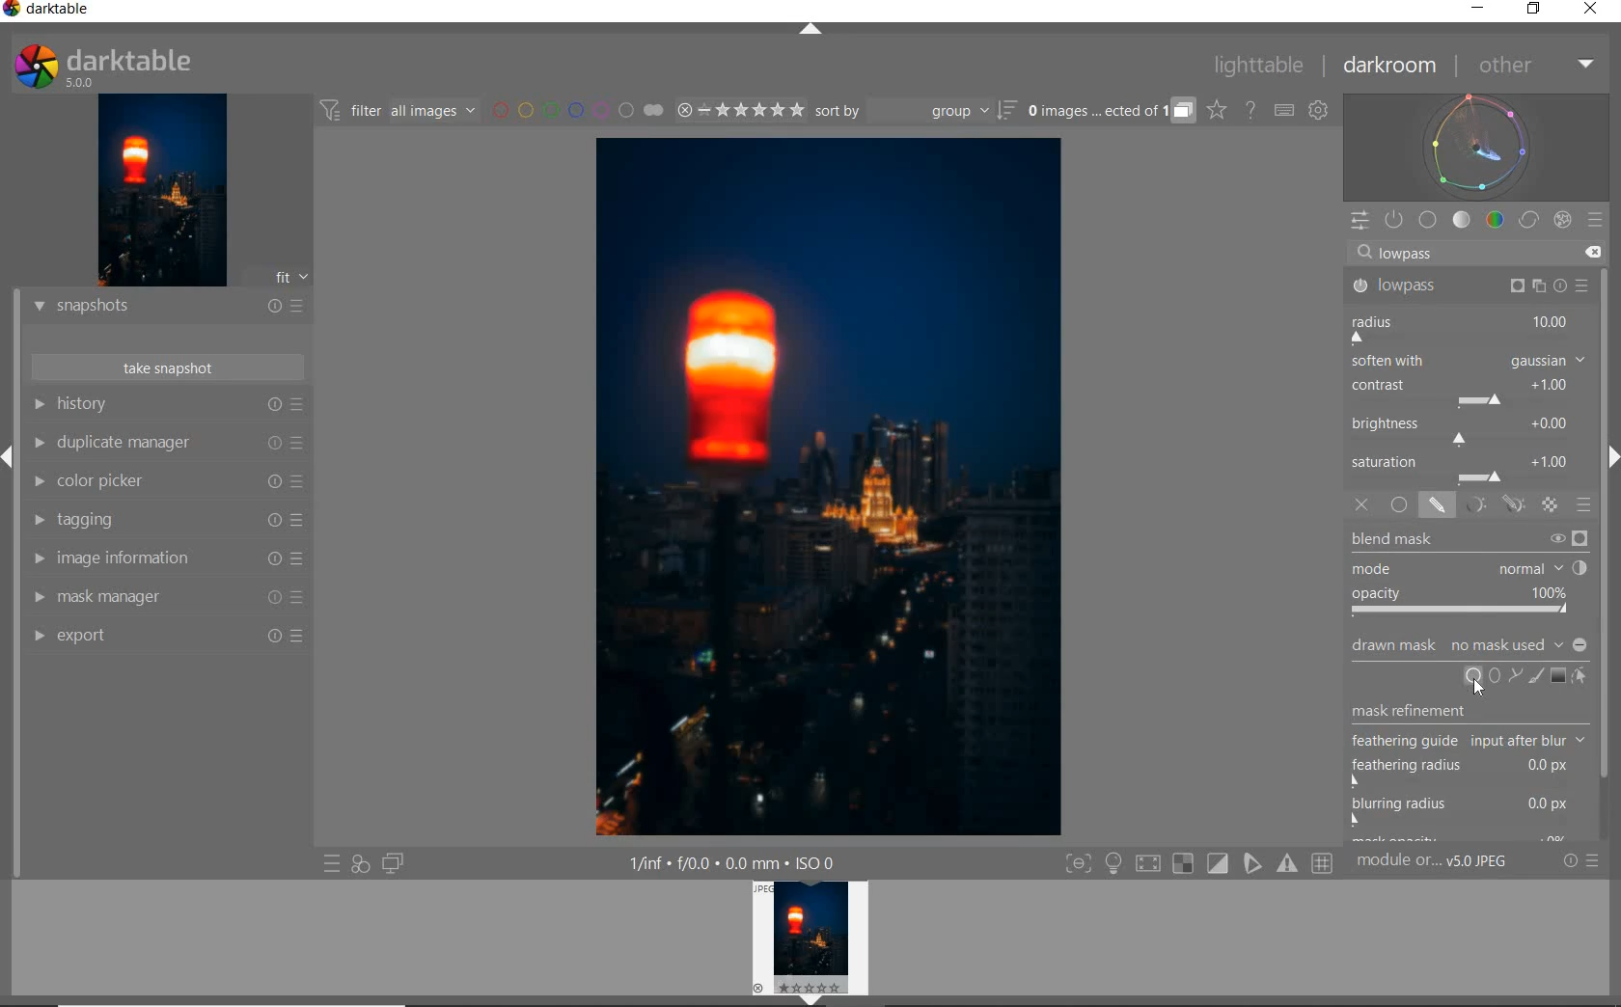 The image size is (1621, 1007). What do you see at coordinates (1320, 111) in the screenshot?
I see `SHOW GLOBAL PREFERENCES` at bounding box center [1320, 111].